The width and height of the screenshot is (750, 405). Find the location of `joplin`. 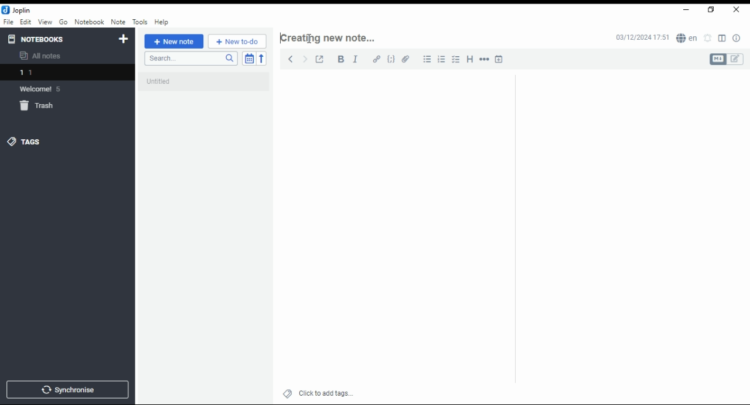

joplin is located at coordinates (17, 10).